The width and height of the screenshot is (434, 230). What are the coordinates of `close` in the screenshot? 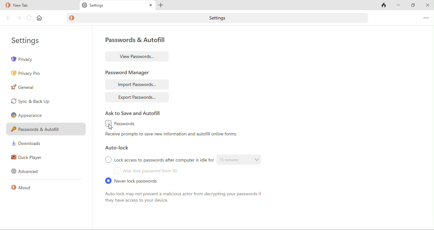 It's located at (150, 6).